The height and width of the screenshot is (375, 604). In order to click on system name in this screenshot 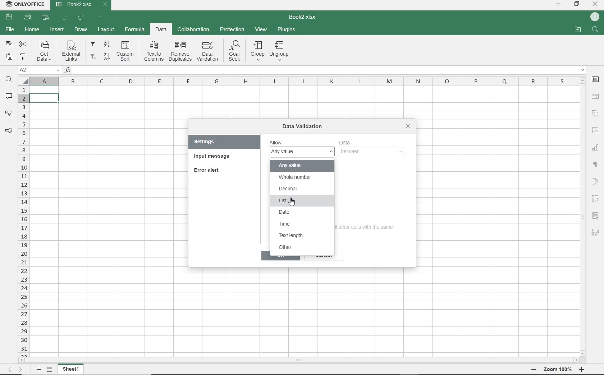, I will do `click(25, 5)`.